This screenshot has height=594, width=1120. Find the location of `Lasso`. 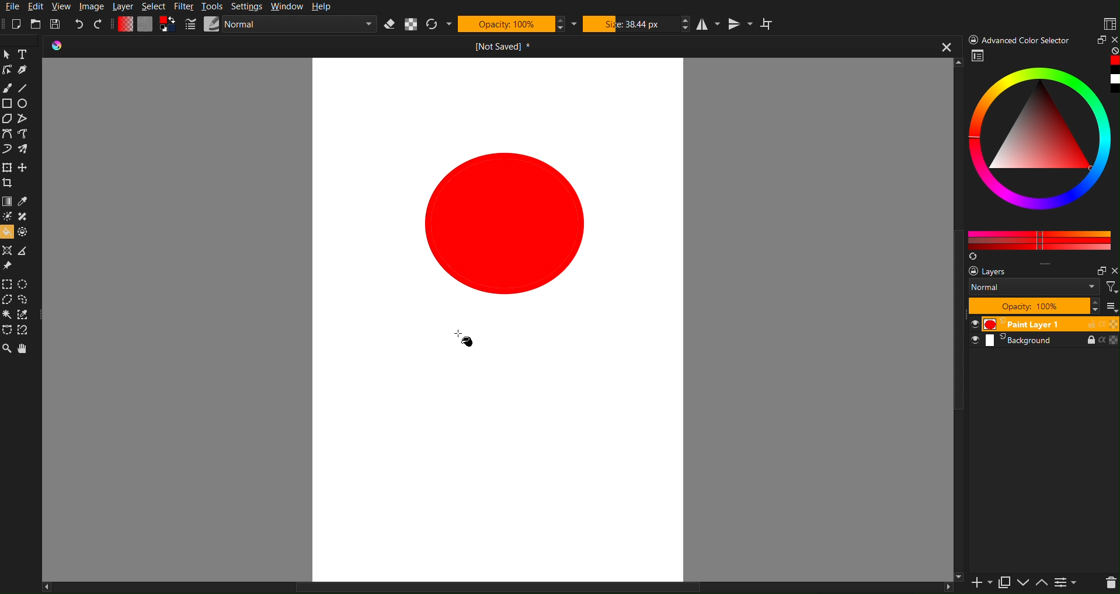

Lasso is located at coordinates (25, 300).